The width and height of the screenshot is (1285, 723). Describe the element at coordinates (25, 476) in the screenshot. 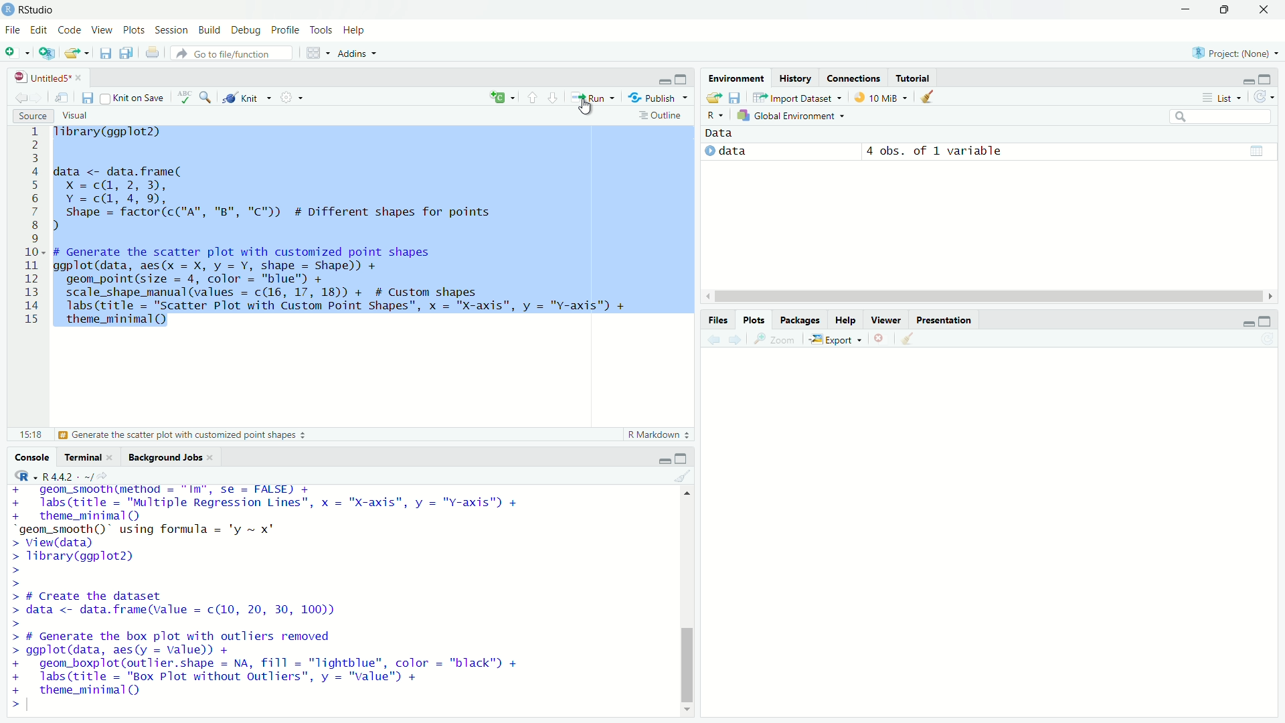

I see `R` at that location.